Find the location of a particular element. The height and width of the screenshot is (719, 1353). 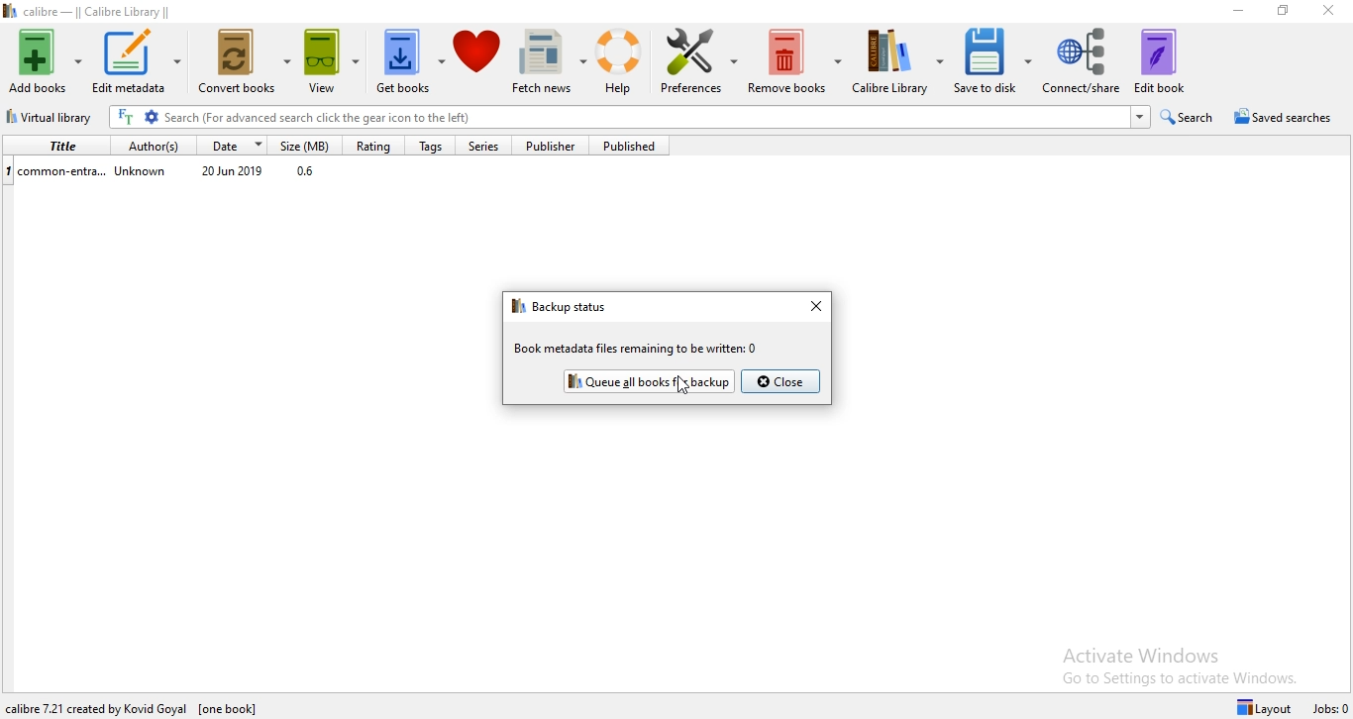

Edit book is located at coordinates (1170, 59).